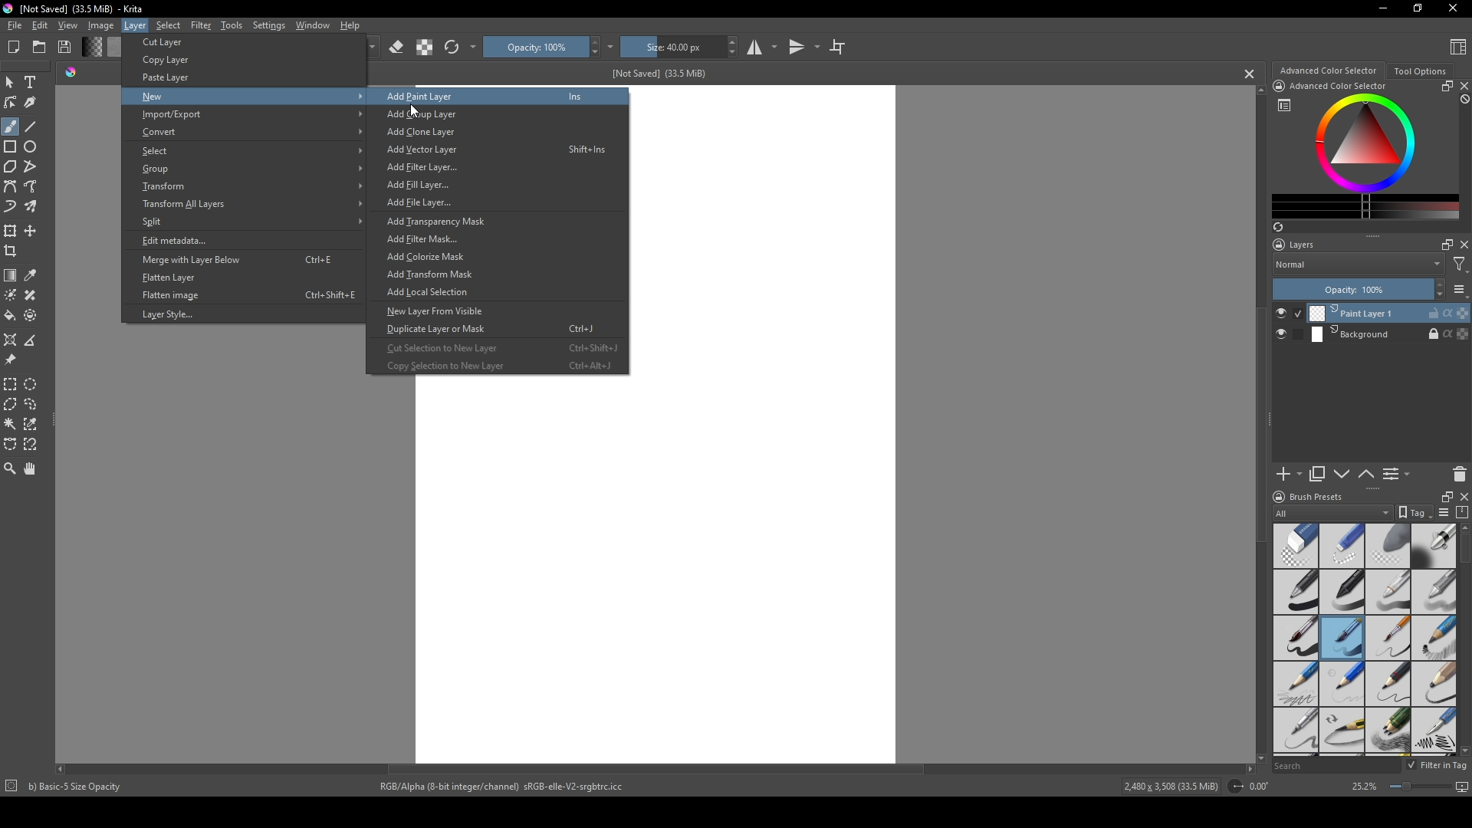 The image size is (1472, 828). What do you see at coordinates (1463, 496) in the screenshot?
I see `close` at bounding box center [1463, 496].